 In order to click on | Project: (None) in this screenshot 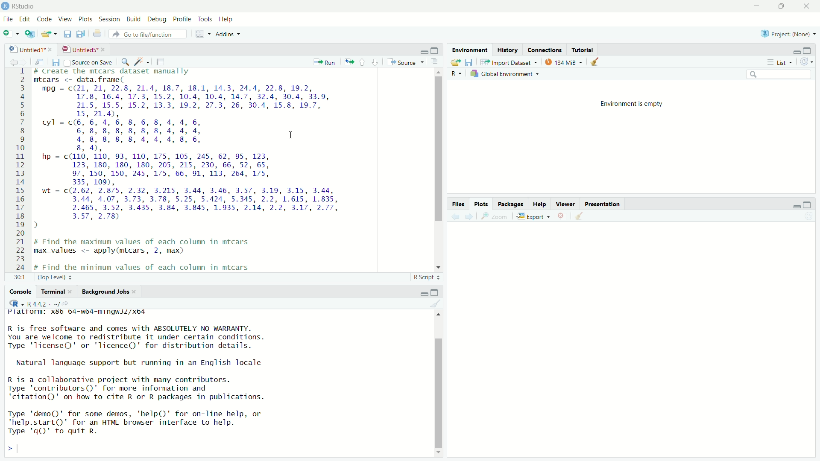, I will do `click(787, 33)`.